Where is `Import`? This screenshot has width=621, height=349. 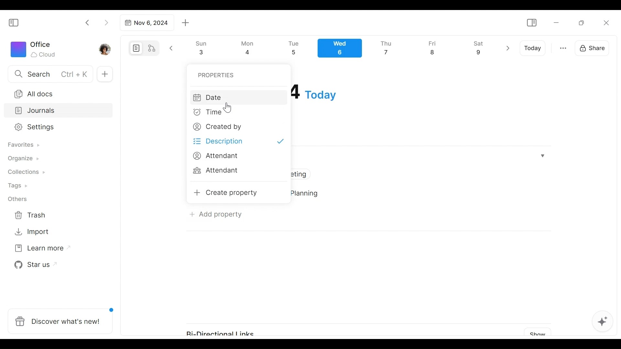
Import is located at coordinates (33, 231).